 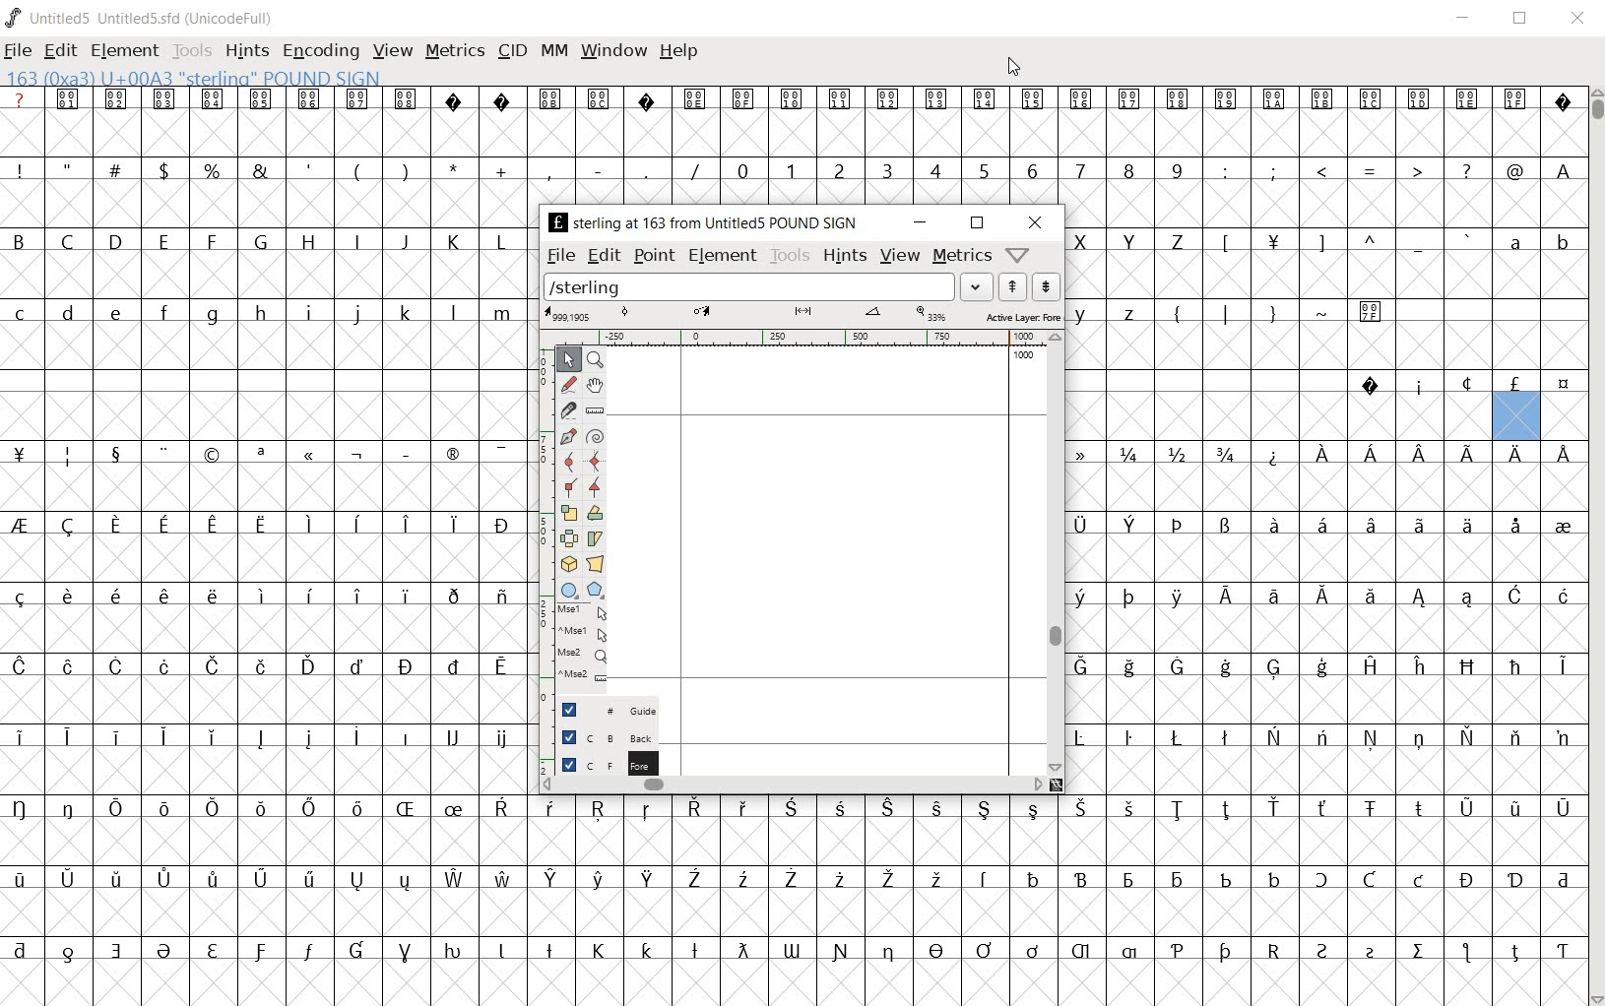 I want to click on Y, so click(x=1127, y=241).